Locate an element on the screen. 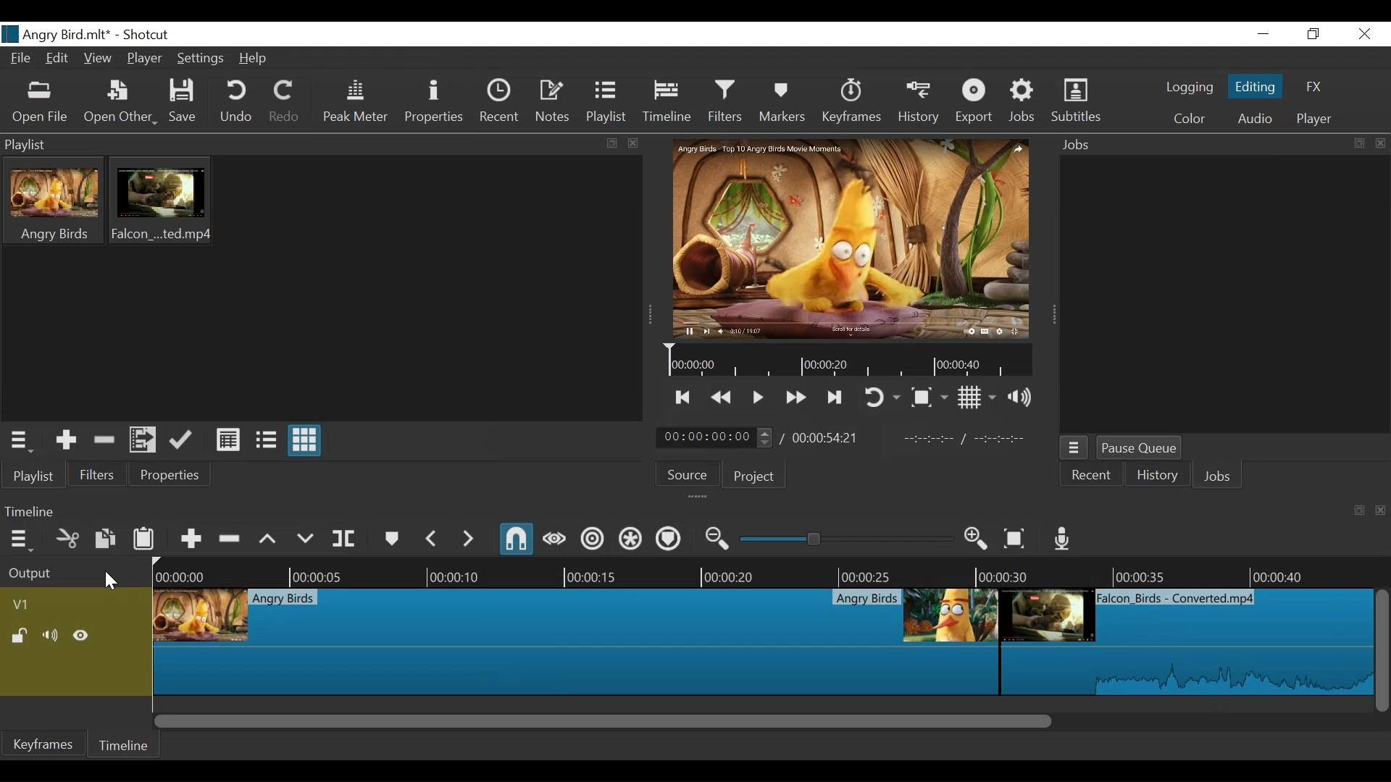  Copy is located at coordinates (105, 539).